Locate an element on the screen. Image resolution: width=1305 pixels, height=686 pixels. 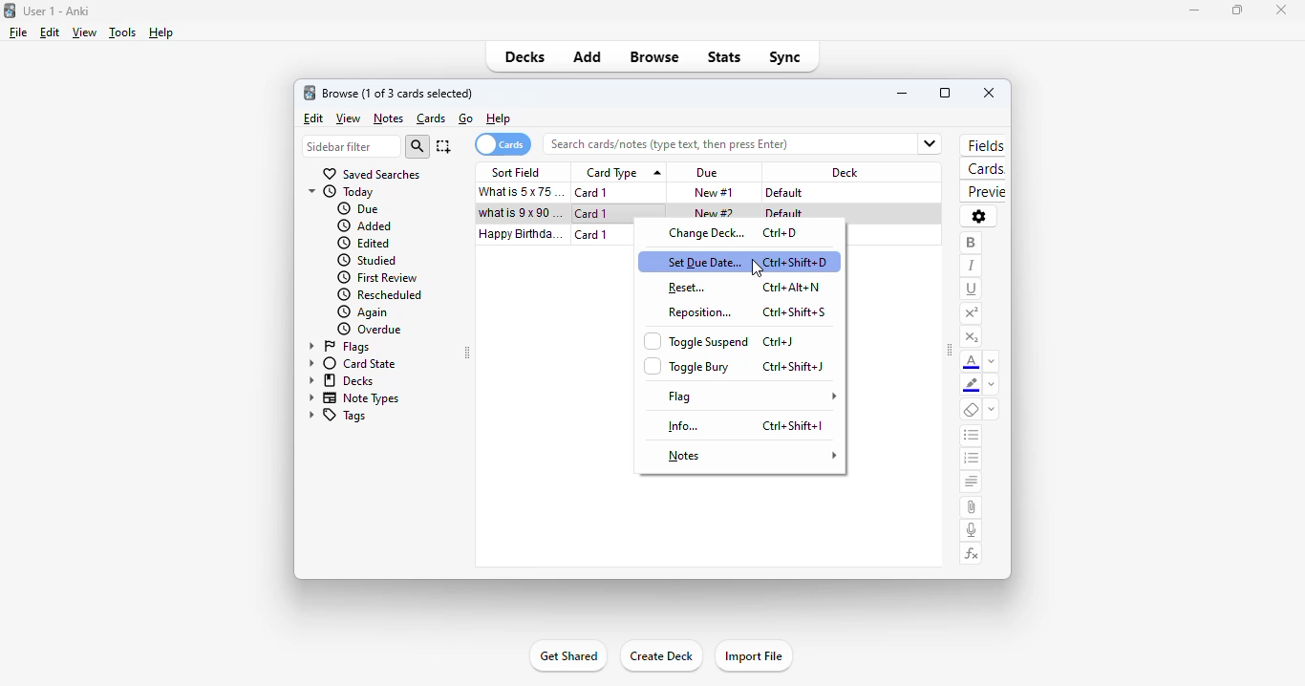
logo is located at coordinates (309, 93).